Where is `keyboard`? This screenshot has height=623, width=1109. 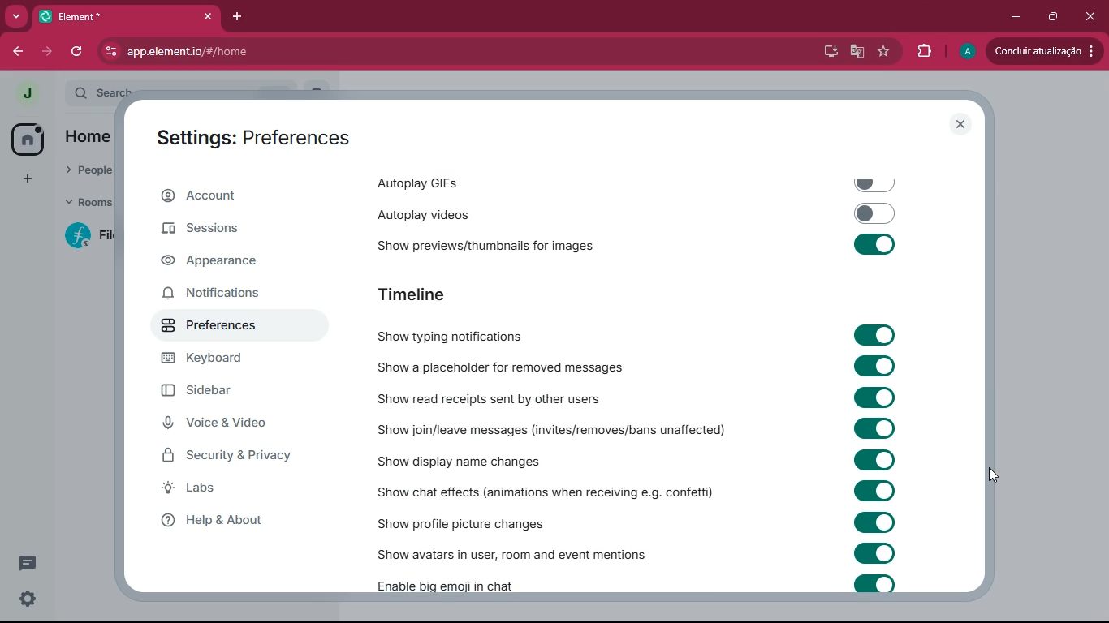 keyboard is located at coordinates (227, 361).